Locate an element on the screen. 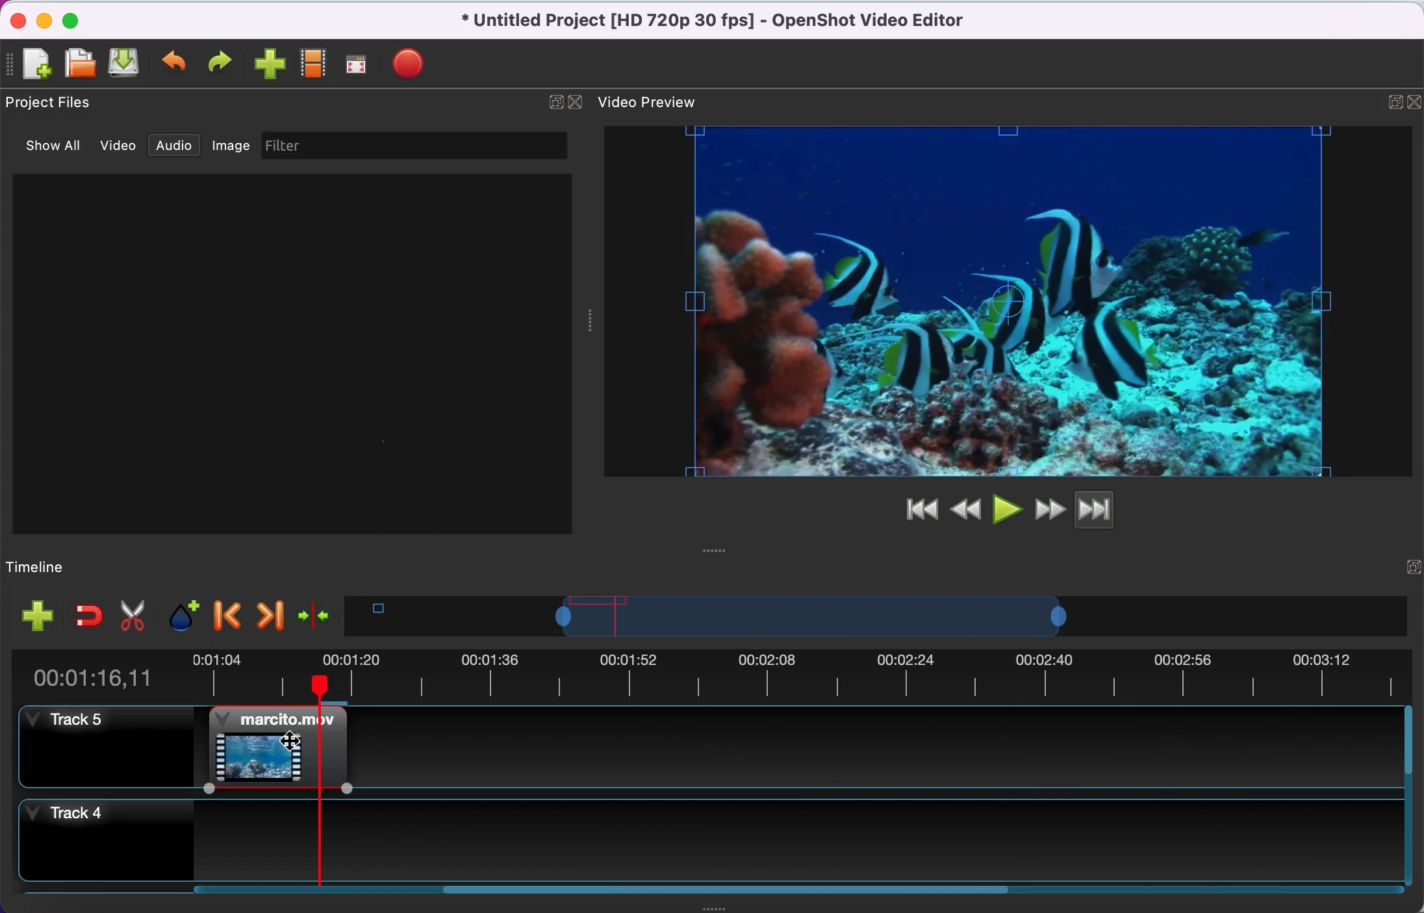 This screenshot has width=1424, height=913. title - Untitled Project (HD 720p 30 fps)-OpenShot Video Editor is located at coordinates (733, 23).